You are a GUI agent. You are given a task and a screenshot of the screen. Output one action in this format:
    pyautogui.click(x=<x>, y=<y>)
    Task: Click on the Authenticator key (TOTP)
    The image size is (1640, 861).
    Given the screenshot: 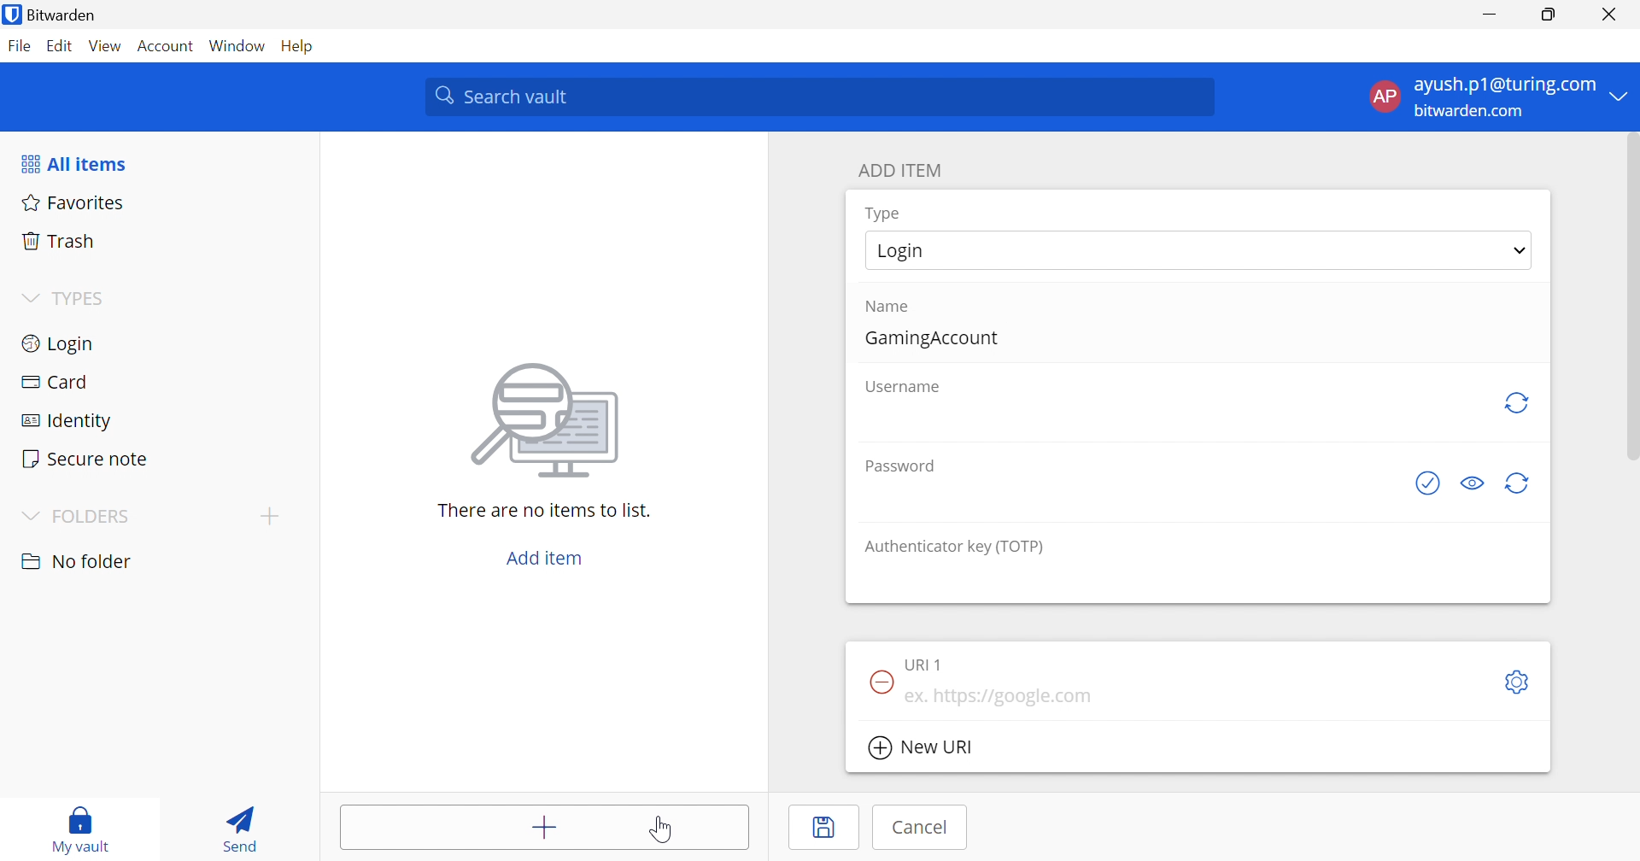 What is the action you would take?
    pyautogui.click(x=959, y=547)
    